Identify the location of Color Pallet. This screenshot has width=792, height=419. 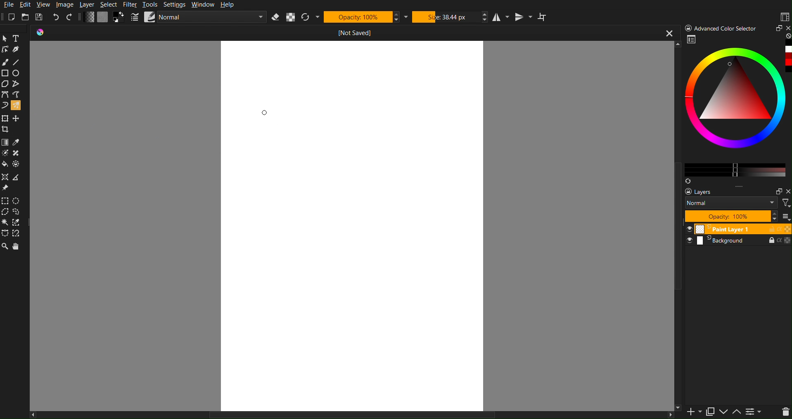
(19, 166).